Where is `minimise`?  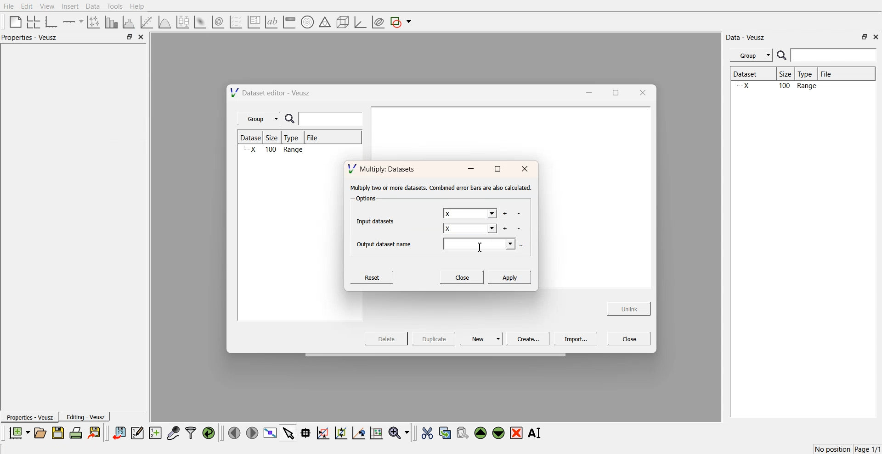
minimise is located at coordinates (587, 92).